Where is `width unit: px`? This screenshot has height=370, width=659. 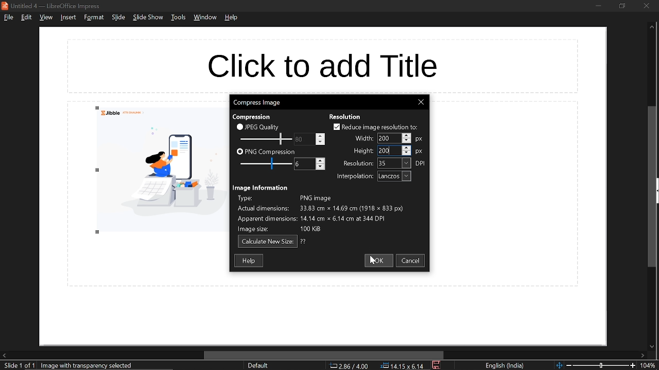 width unit: px is located at coordinates (420, 139).